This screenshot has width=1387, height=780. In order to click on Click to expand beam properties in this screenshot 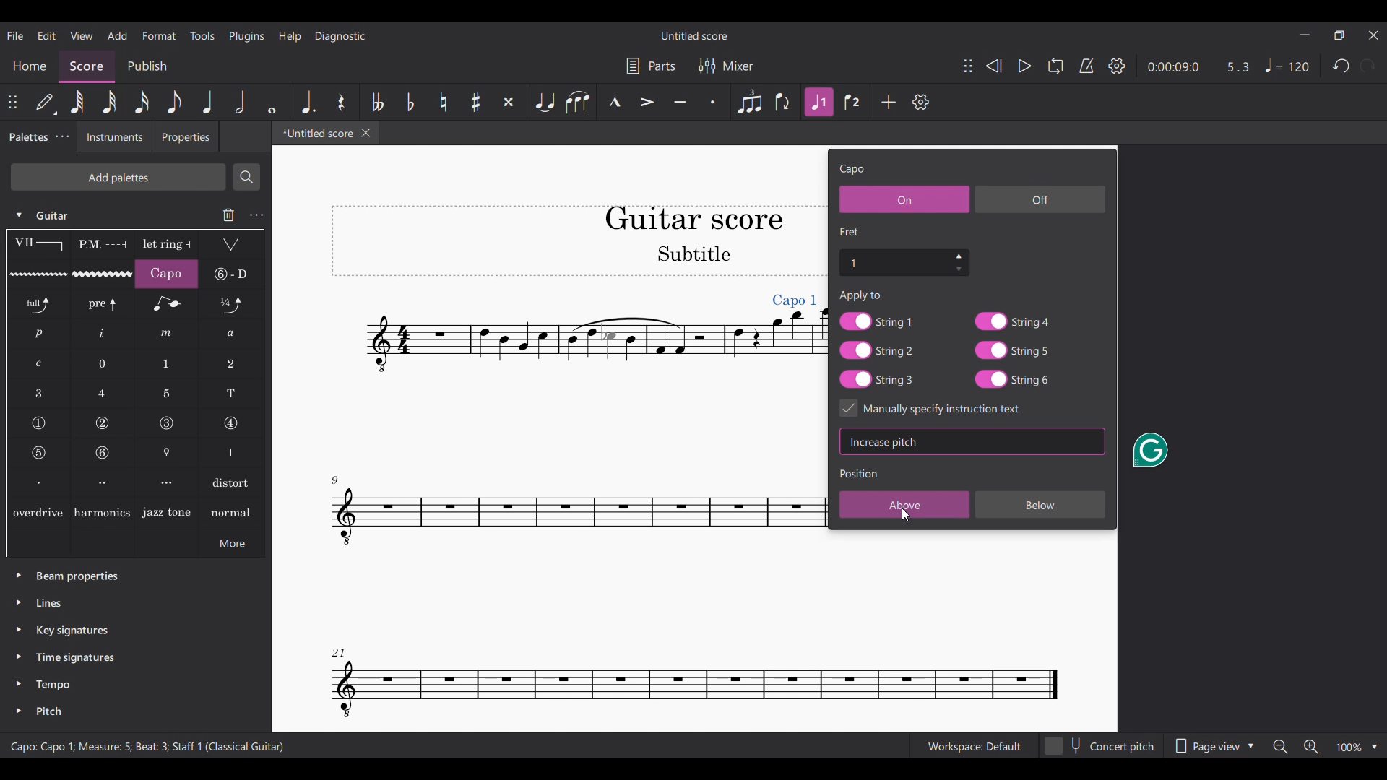, I will do `click(19, 575)`.